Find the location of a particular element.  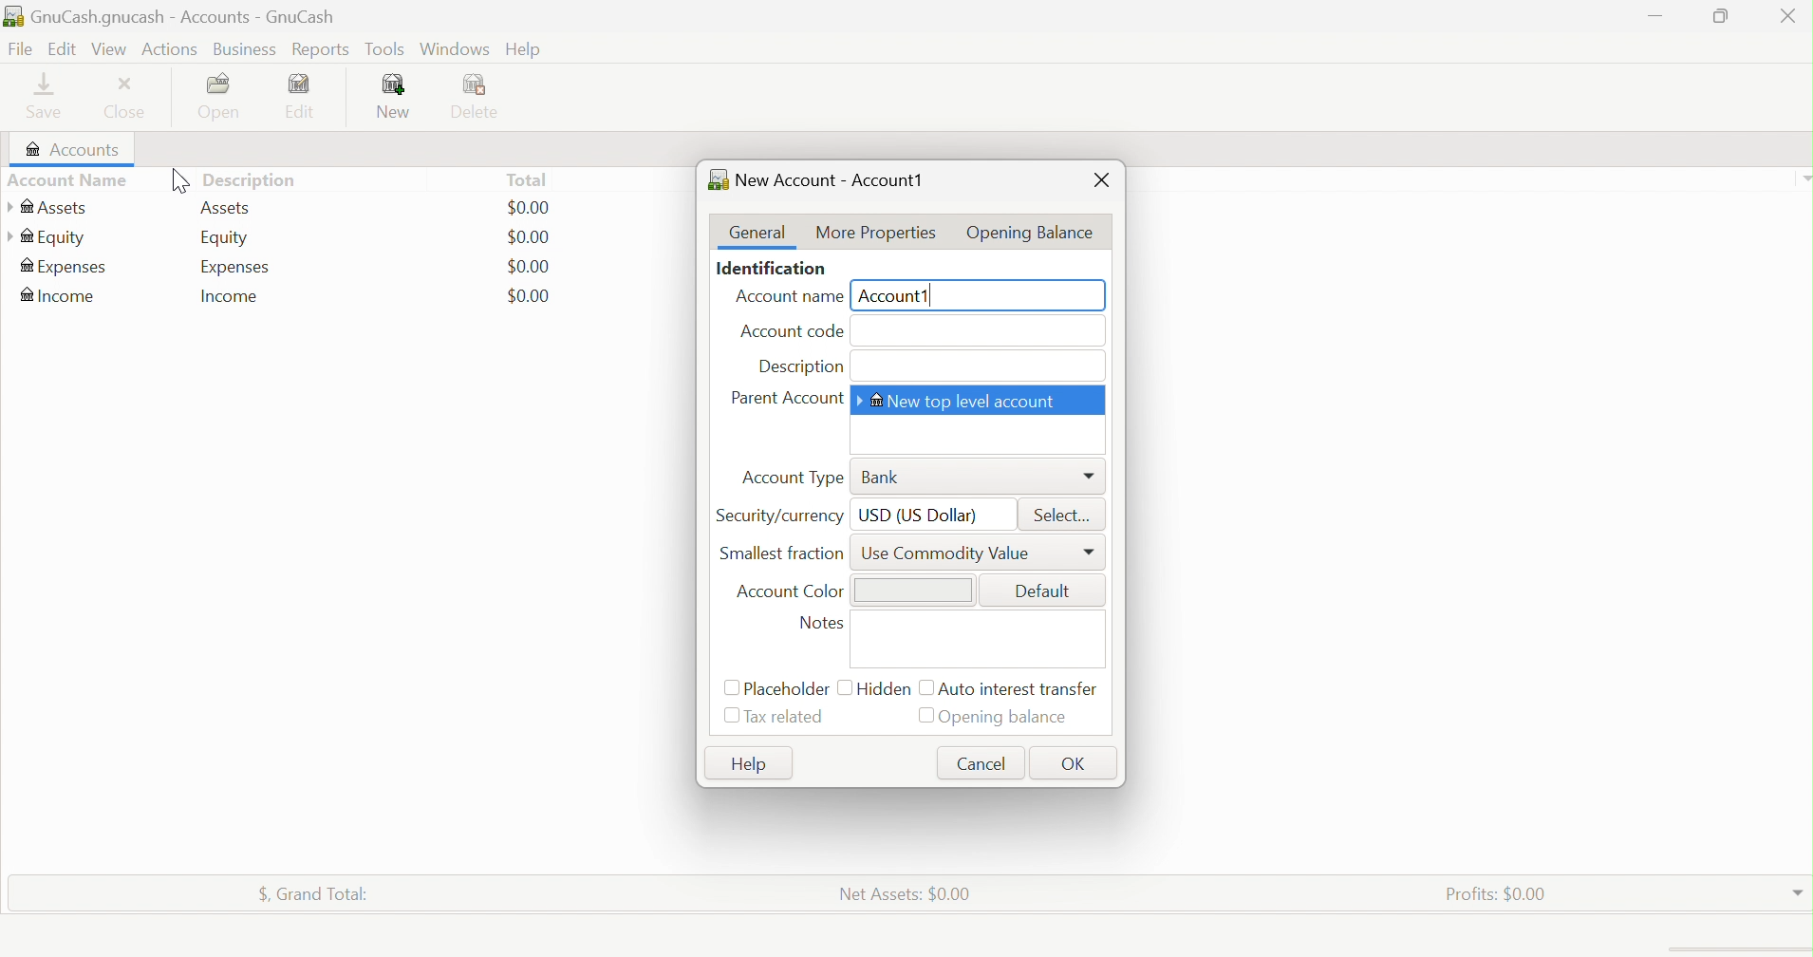

Auto interest transfer is located at coordinates (1021, 689).